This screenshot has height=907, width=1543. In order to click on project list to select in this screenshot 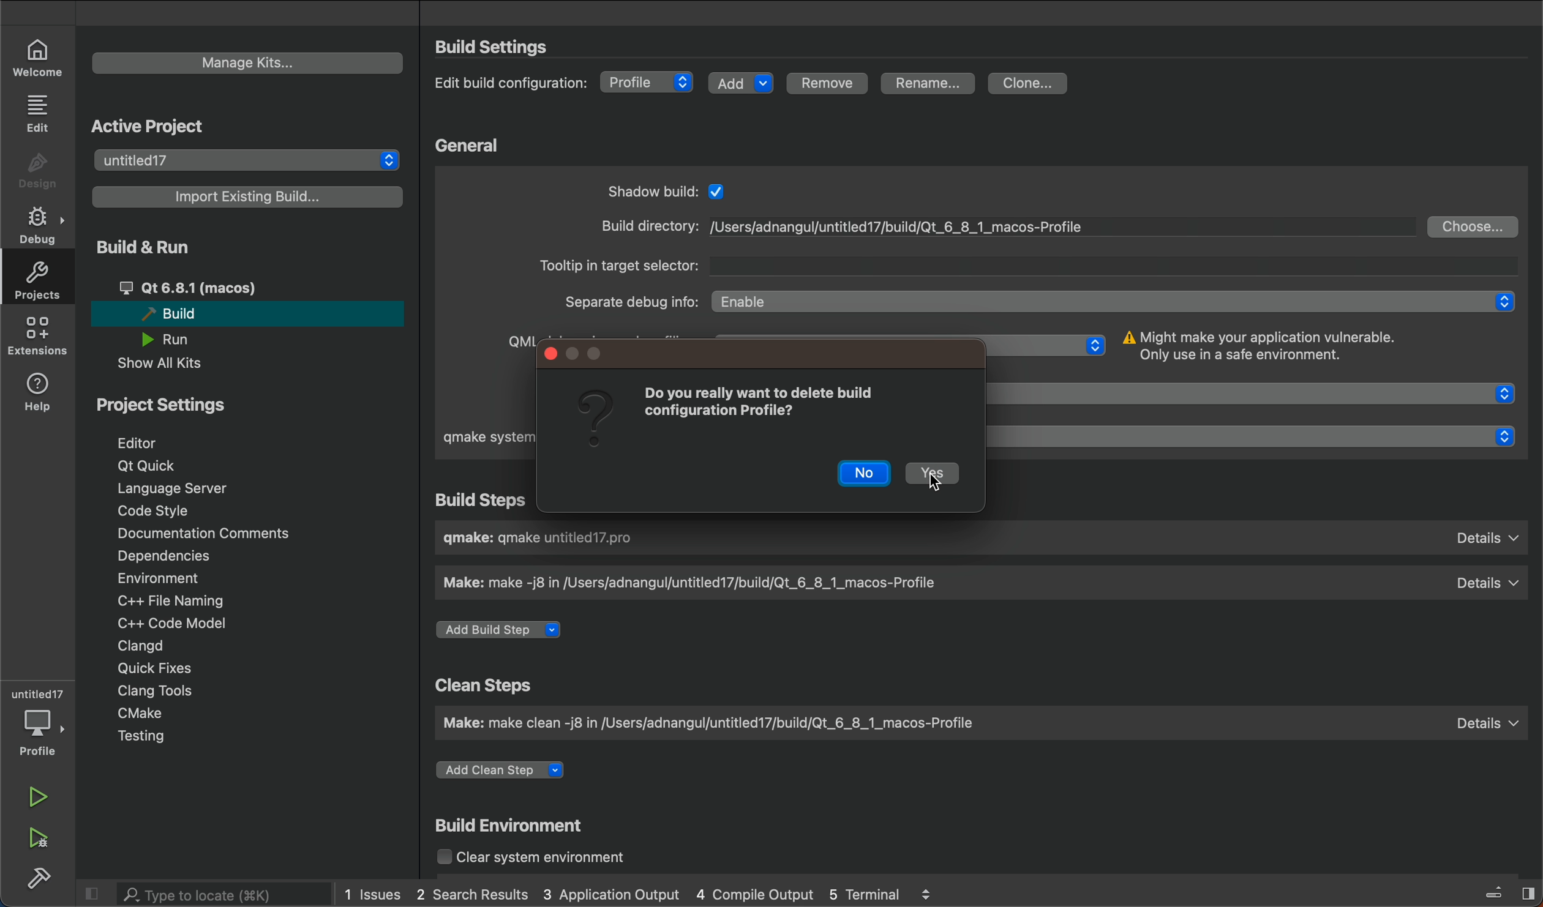, I will do `click(251, 161)`.